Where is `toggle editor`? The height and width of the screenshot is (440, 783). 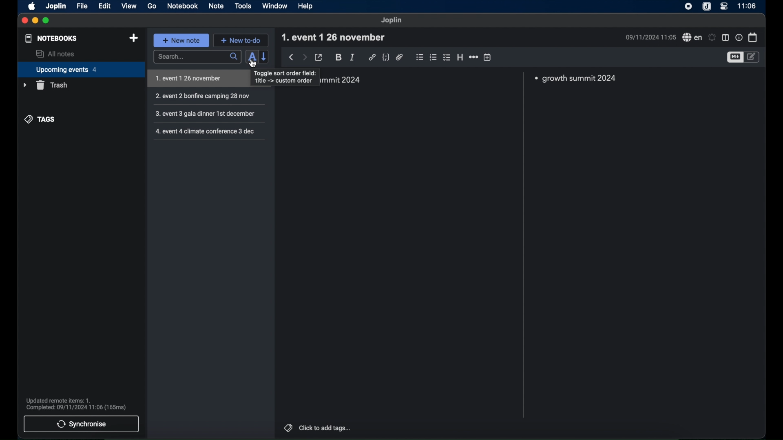 toggle editor is located at coordinates (734, 58).